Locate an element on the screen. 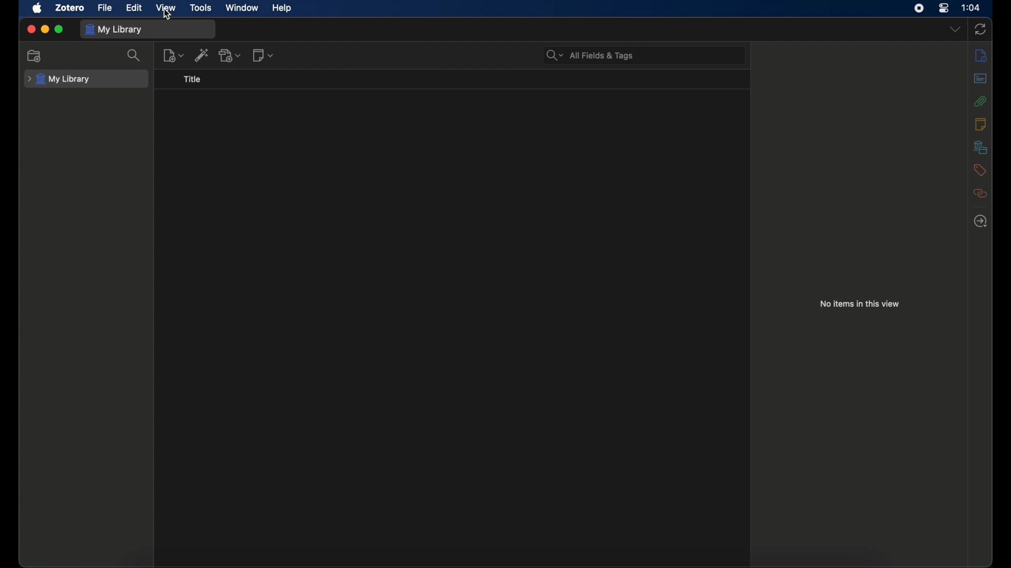 Image resolution: width=1011 pixels, height=568 pixels. add attachments is located at coordinates (231, 56).